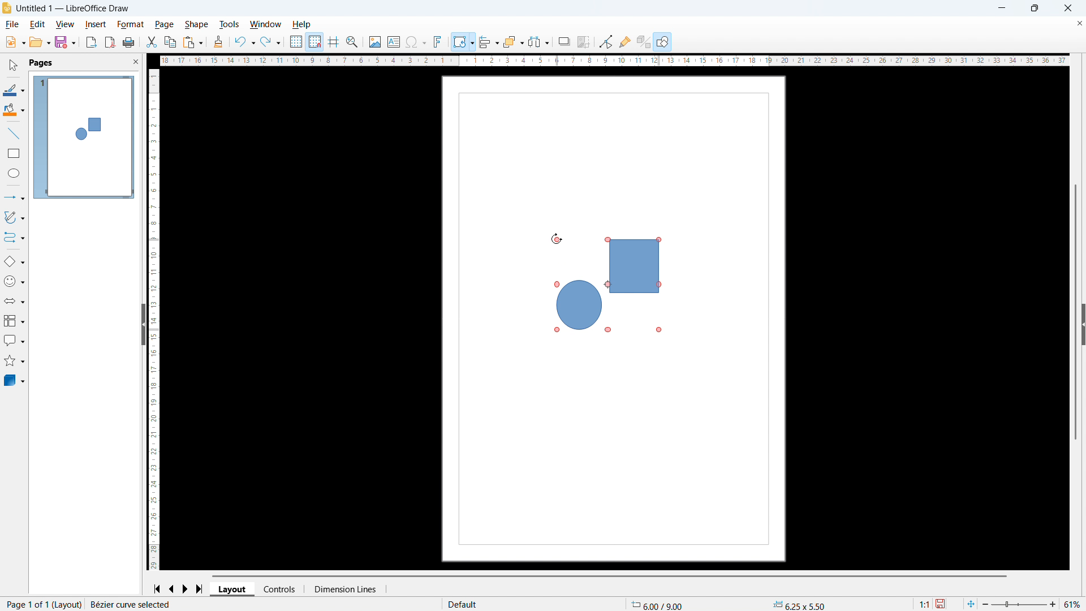  I want to click on help , so click(302, 25).